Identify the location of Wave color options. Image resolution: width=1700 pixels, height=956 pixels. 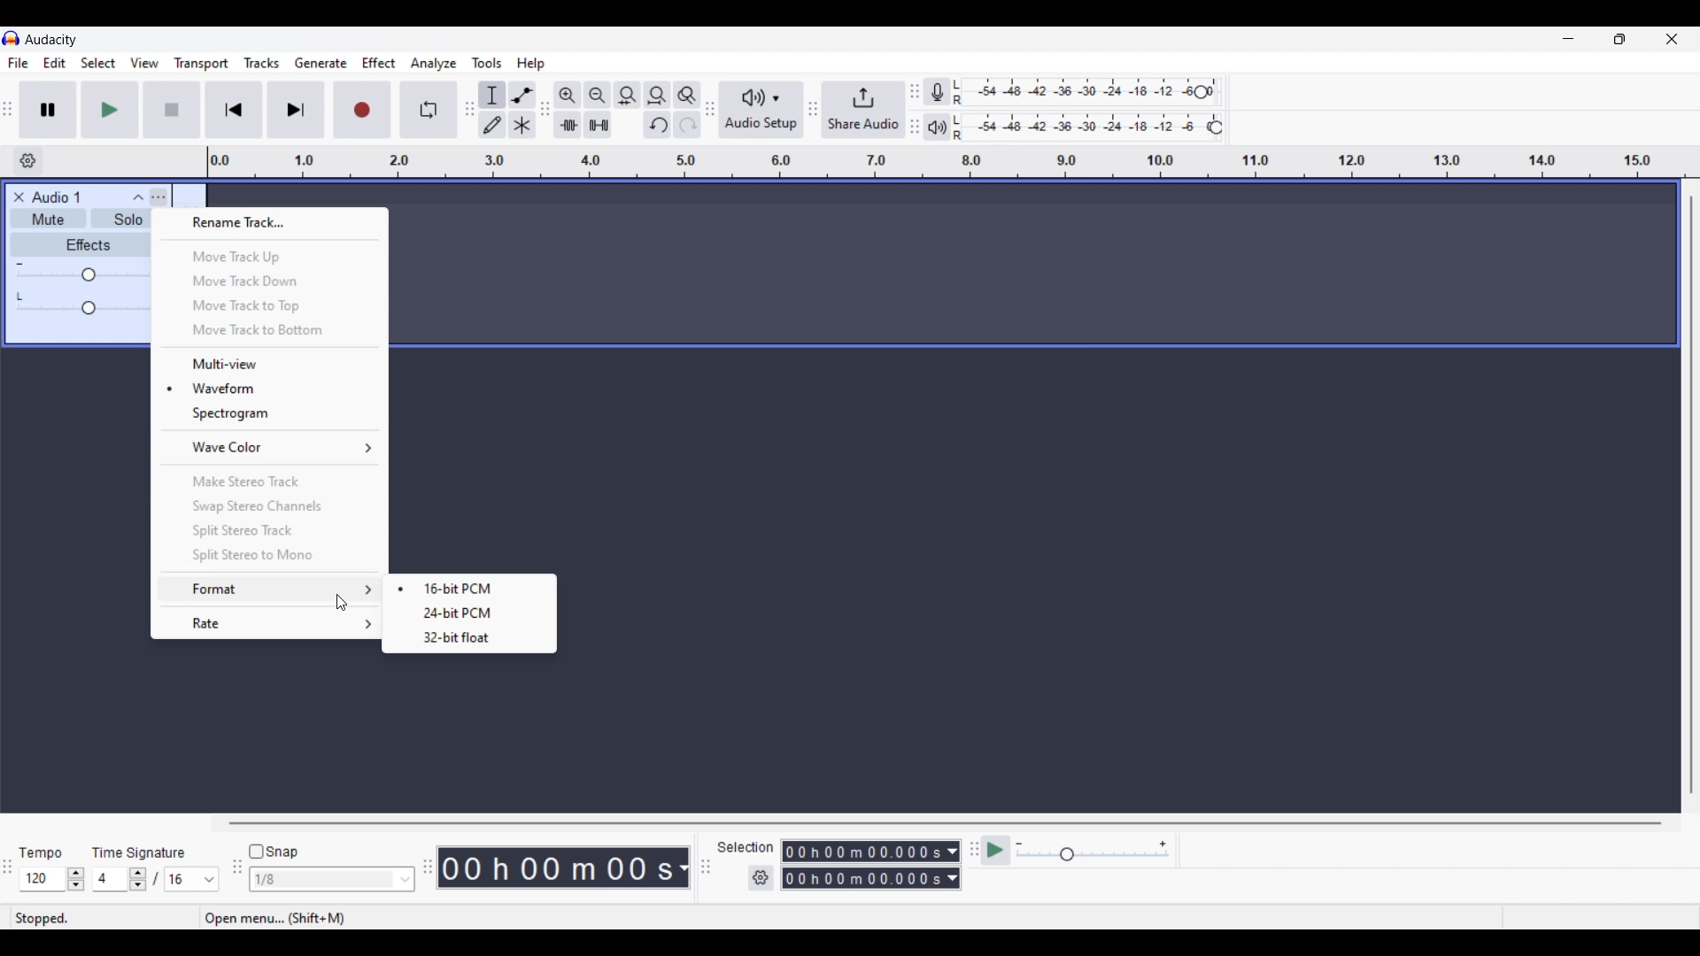
(272, 447).